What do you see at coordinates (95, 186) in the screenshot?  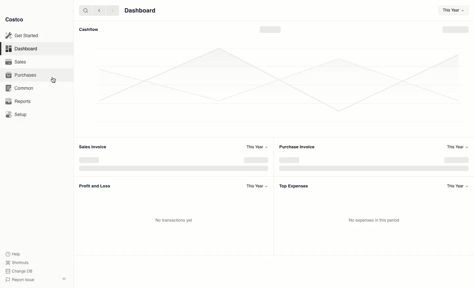 I see `Profit and Loss` at bounding box center [95, 186].